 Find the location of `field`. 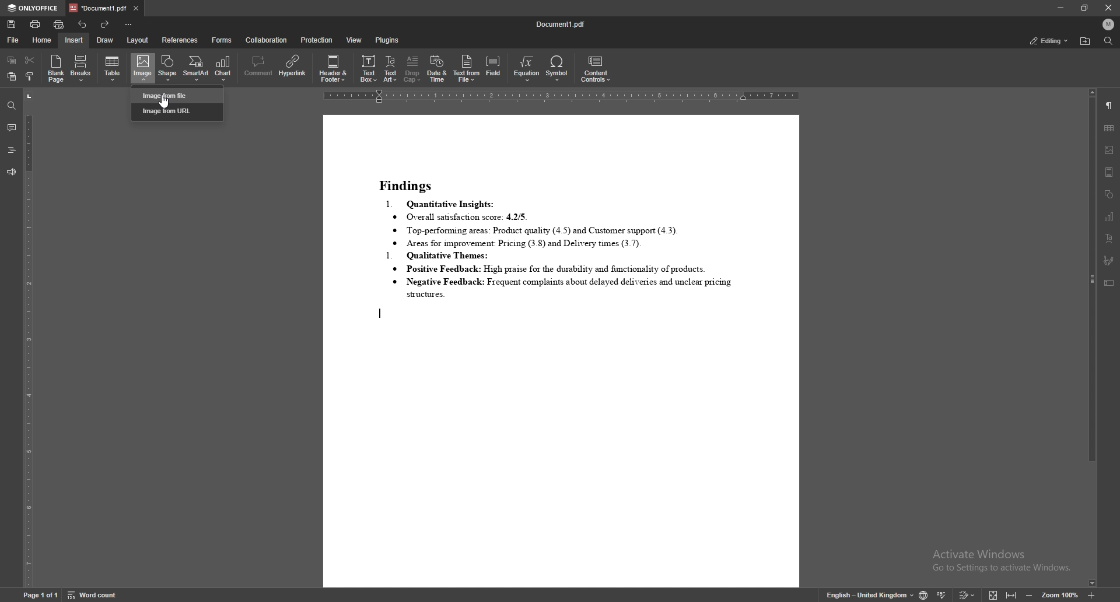

field is located at coordinates (495, 68).